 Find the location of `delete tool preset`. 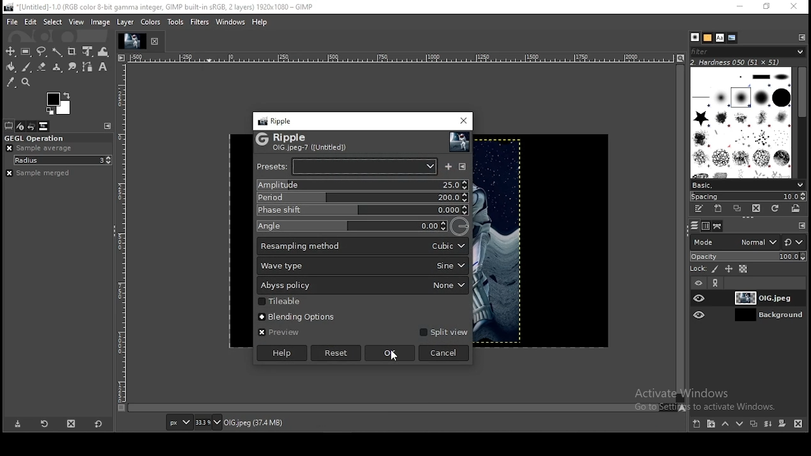

delete tool preset is located at coordinates (70, 426).